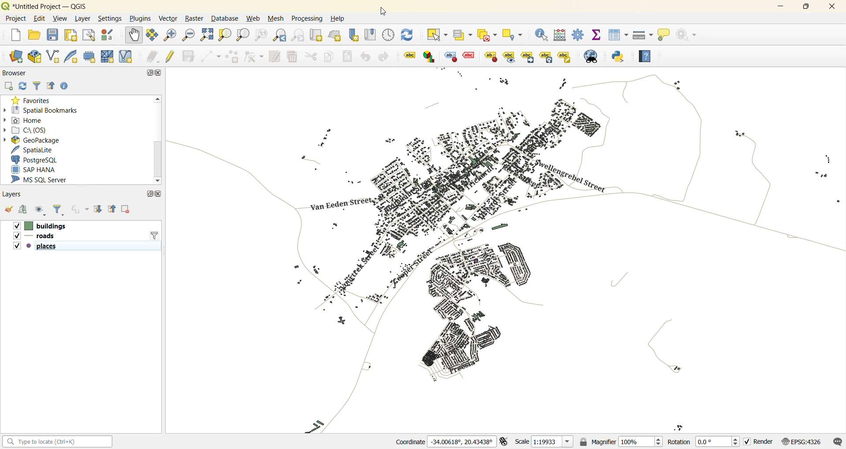 The width and height of the screenshot is (846, 449). I want to click on digitize, so click(209, 56).